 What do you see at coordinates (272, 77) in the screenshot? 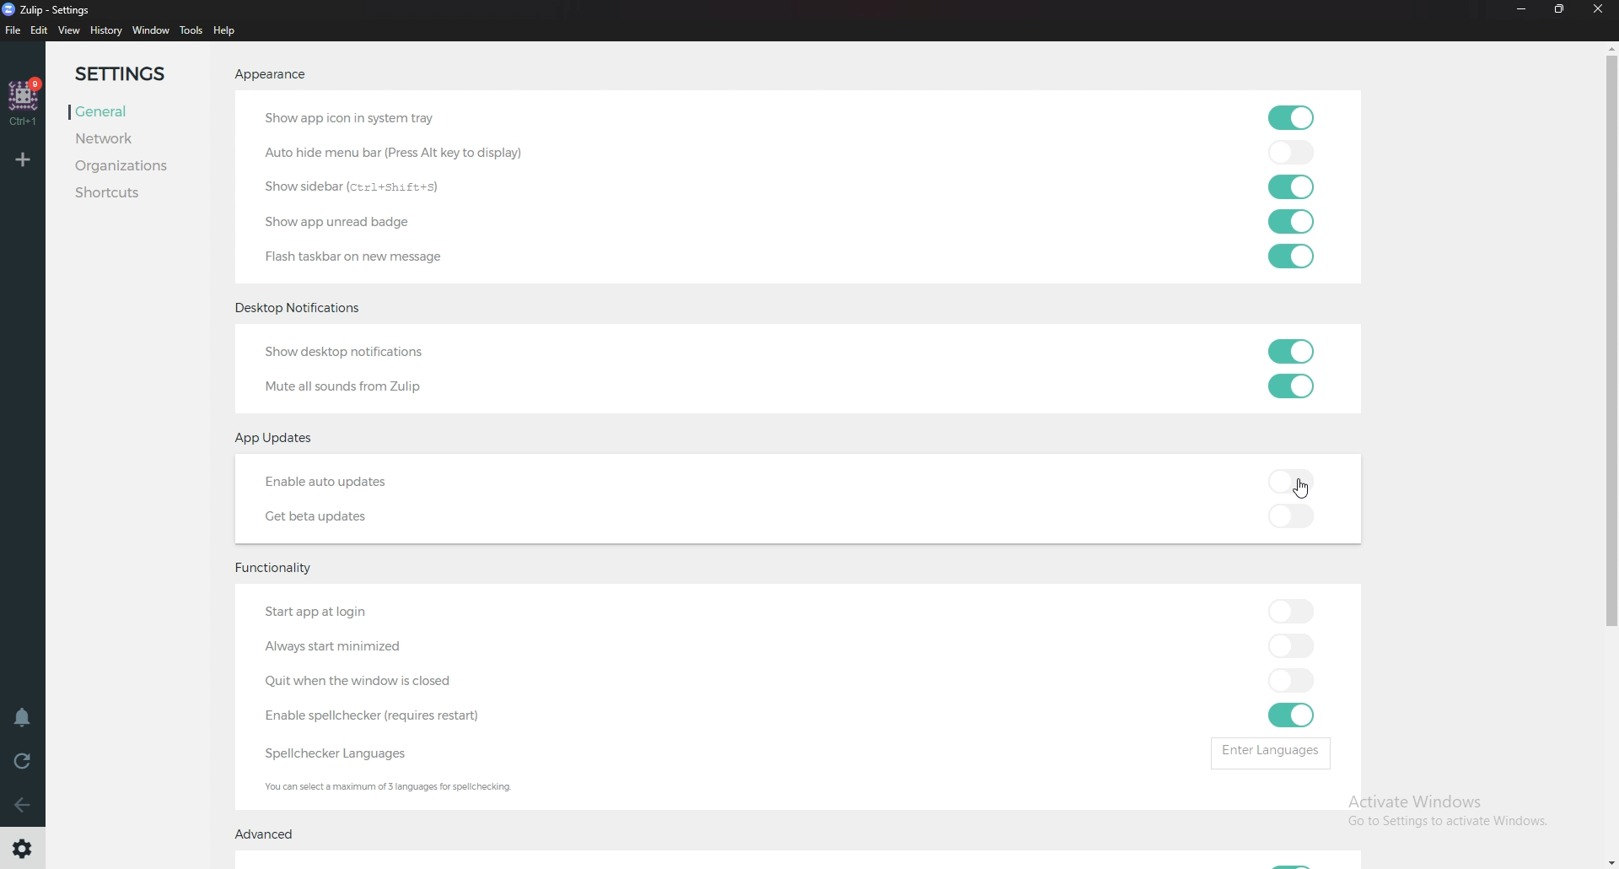
I see `Appearance` at bounding box center [272, 77].